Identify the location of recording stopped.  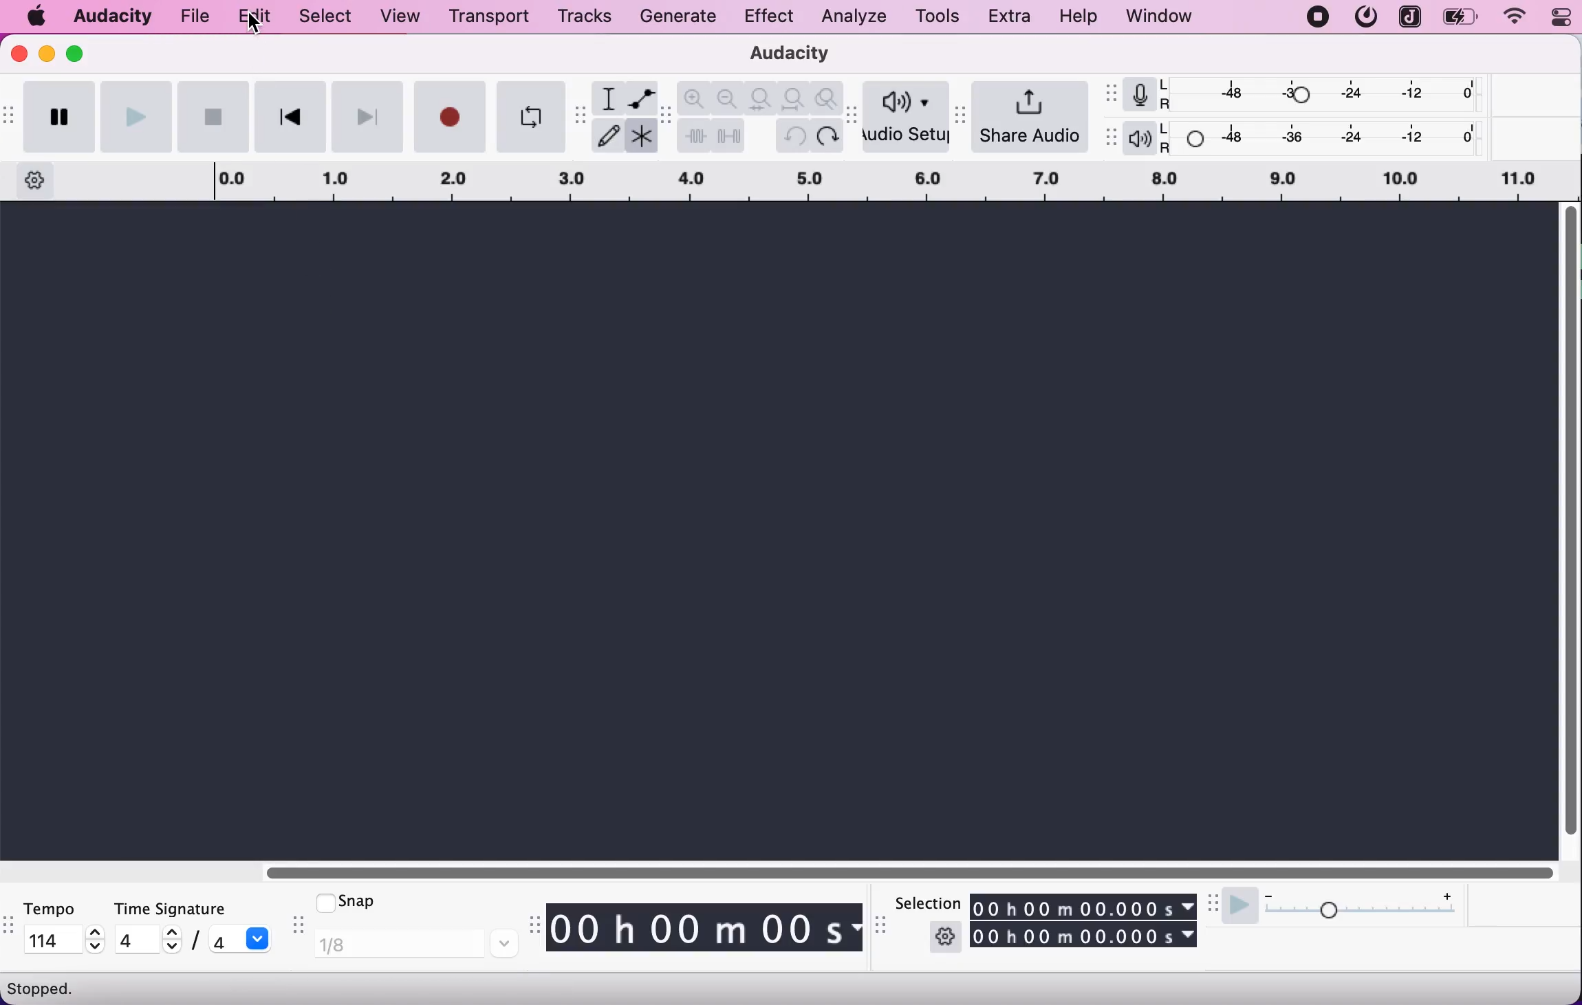
(1318, 17).